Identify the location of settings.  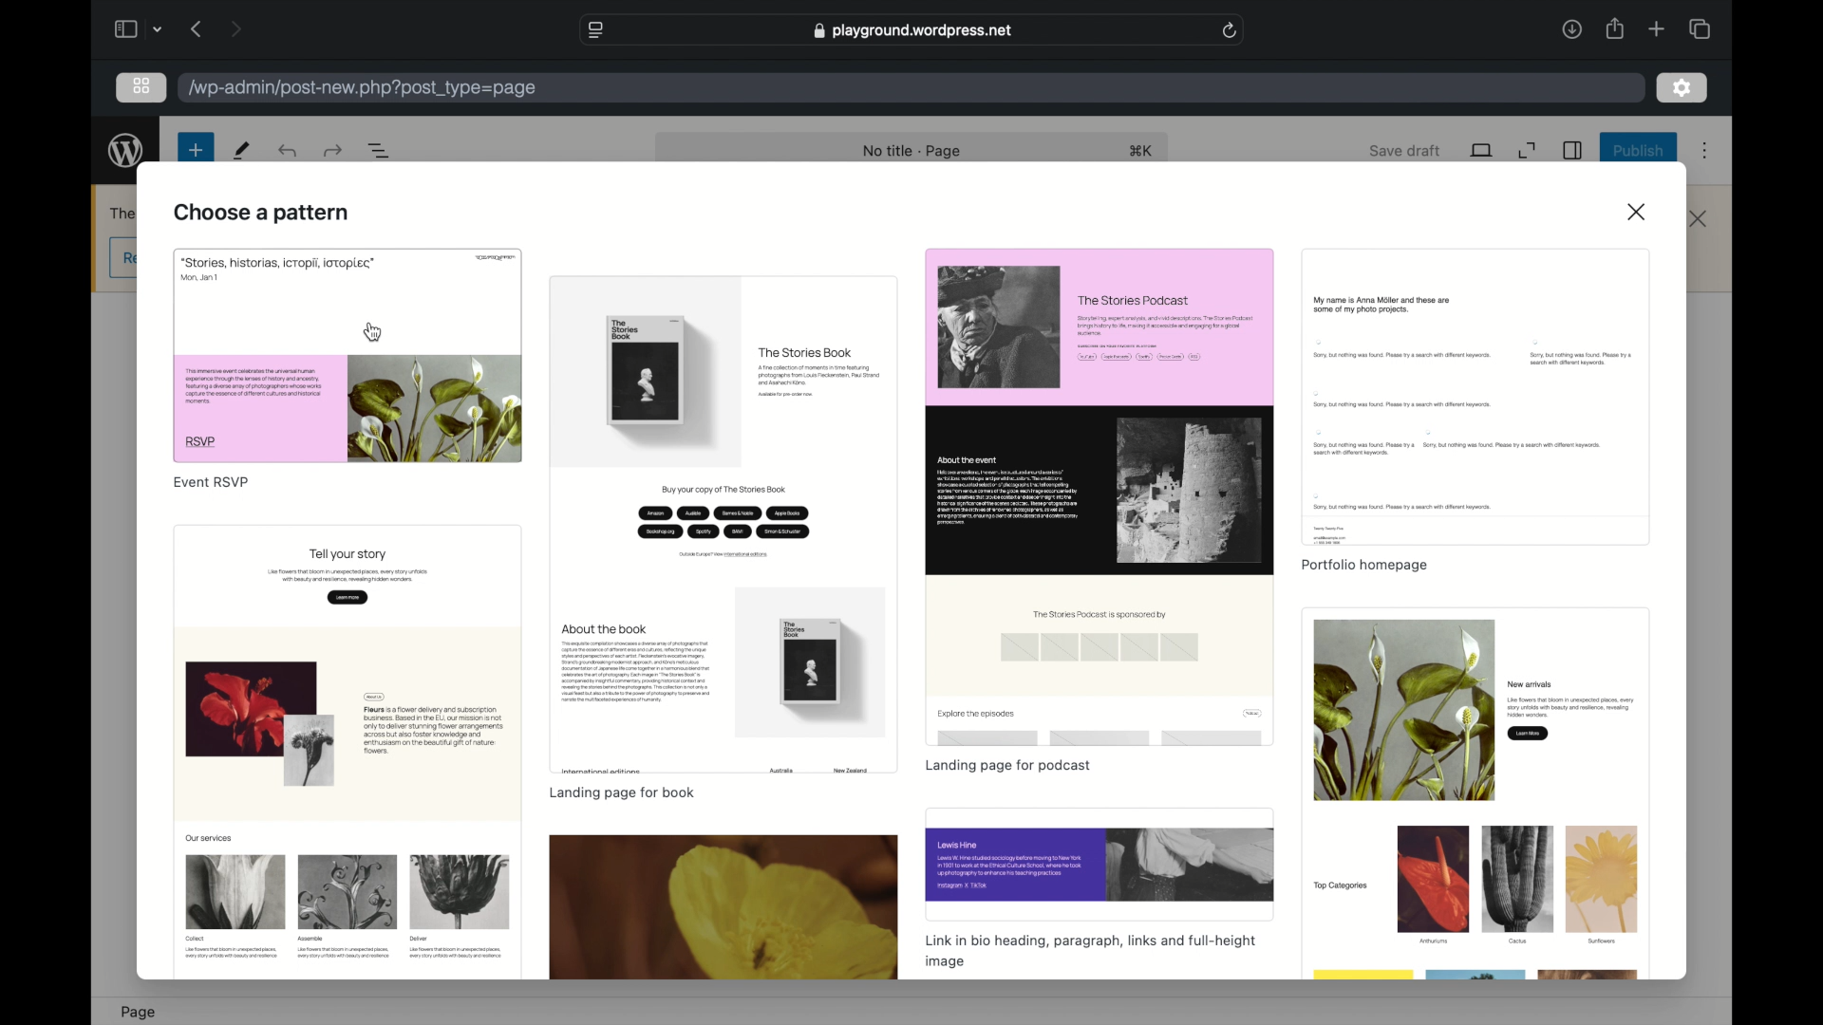
(1682, 88).